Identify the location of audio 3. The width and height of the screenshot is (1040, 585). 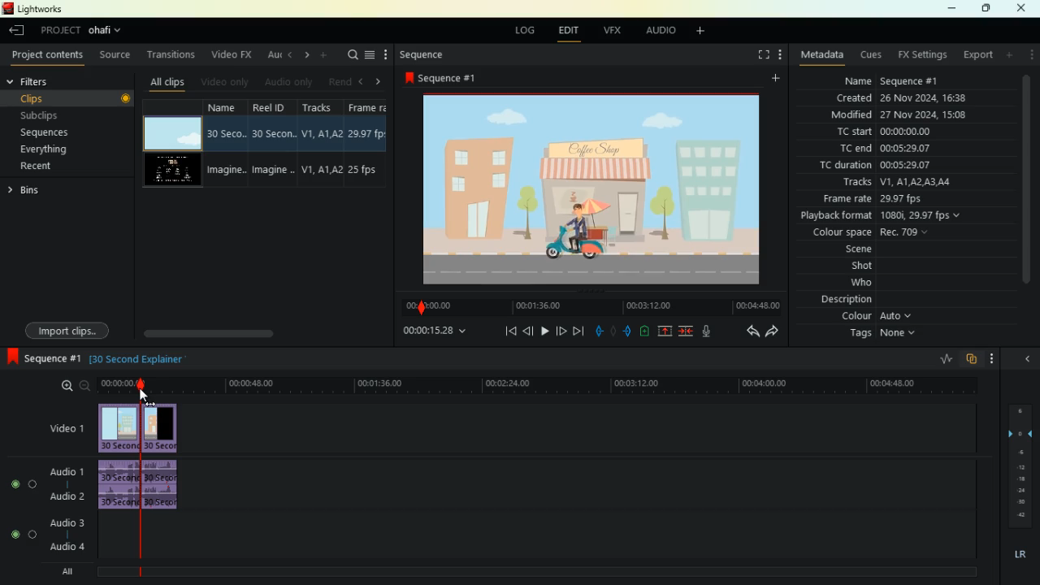
(60, 521).